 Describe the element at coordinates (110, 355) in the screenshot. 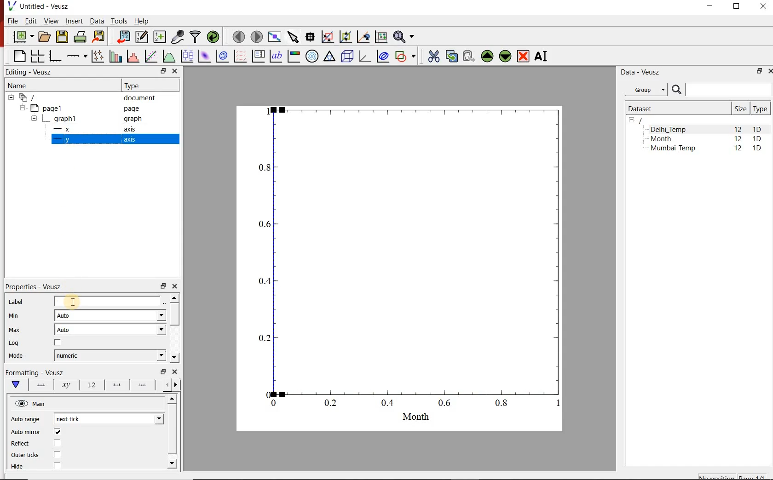

I see `numeric` at that location.